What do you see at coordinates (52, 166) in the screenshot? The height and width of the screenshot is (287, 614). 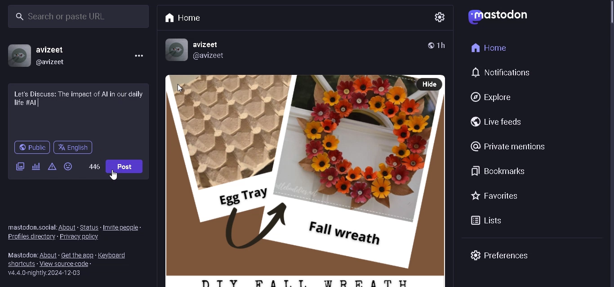 I see `CONTENT WARNING` at bounding box center [52, 166].